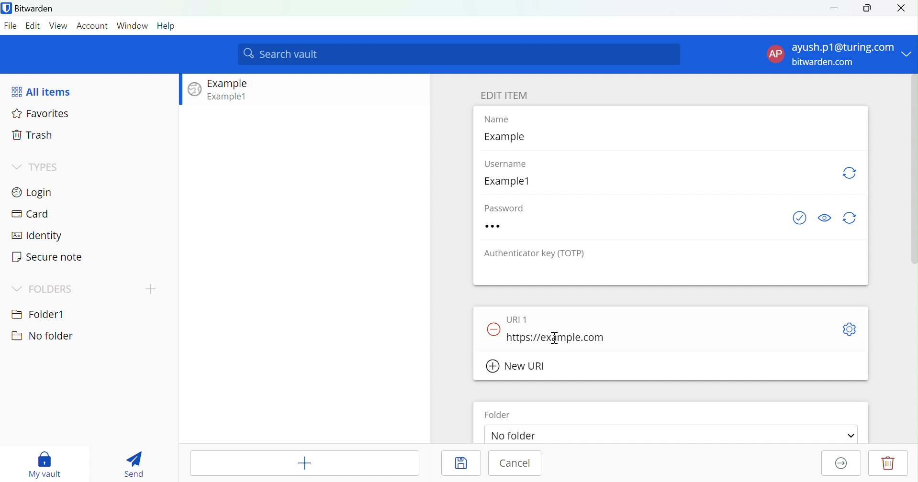 This screenshot has height=482, width=918. Describe the element at coordinates (494, 328) in the screenshot. I see `Remove URL` at that location.